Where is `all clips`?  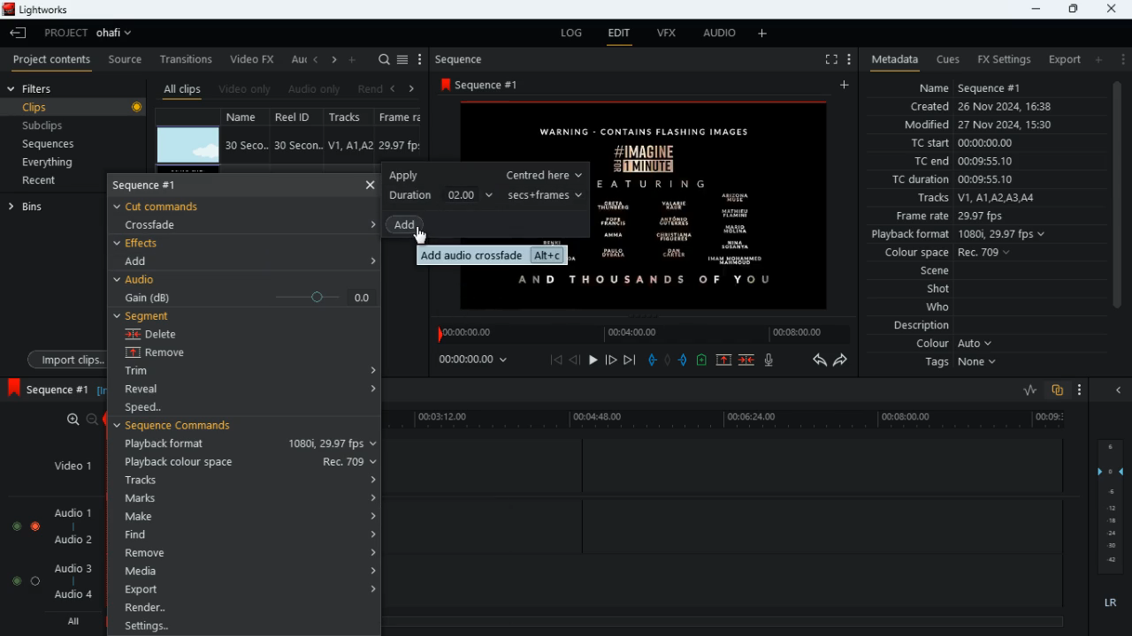 all clips is located at coordinates (182, 89).